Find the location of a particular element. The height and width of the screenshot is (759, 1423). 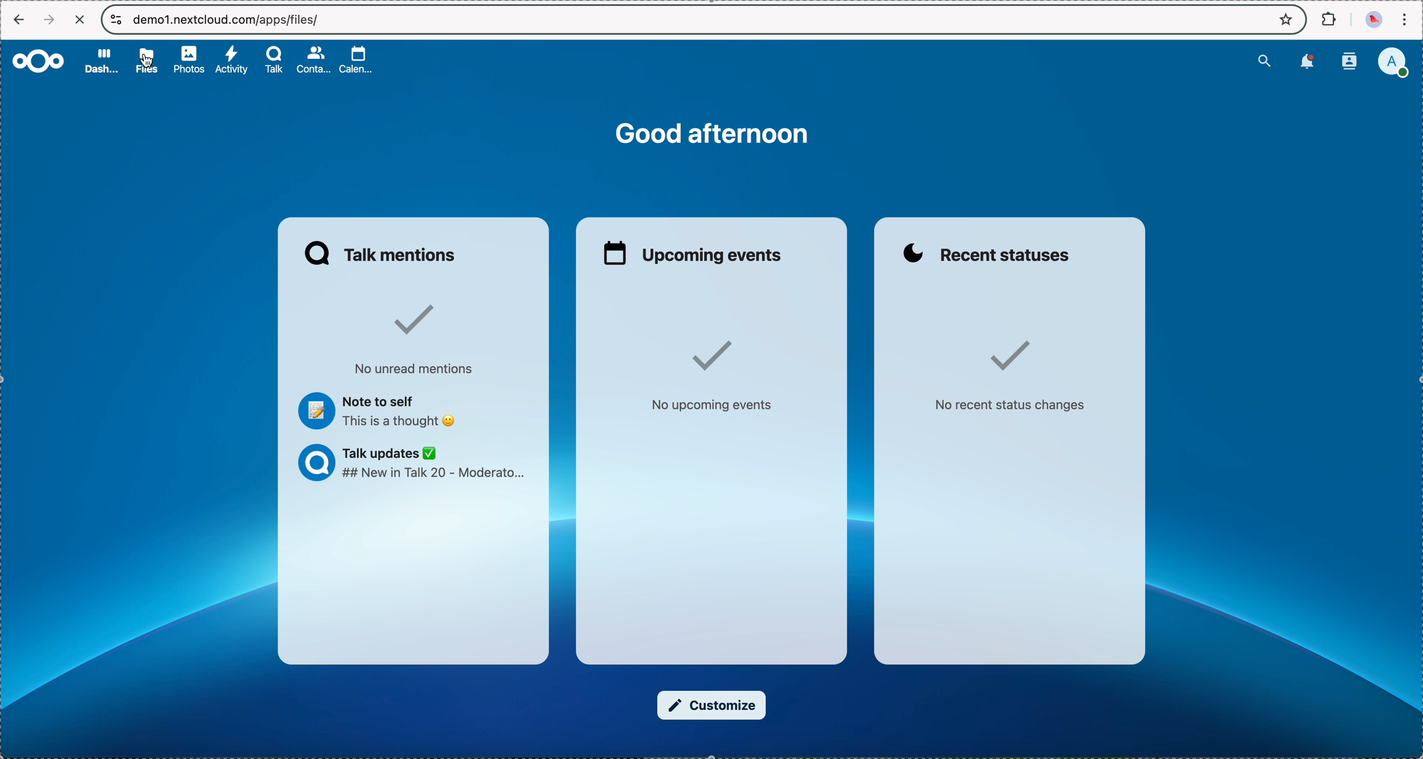

Talk is located at coordinates (274, 59).